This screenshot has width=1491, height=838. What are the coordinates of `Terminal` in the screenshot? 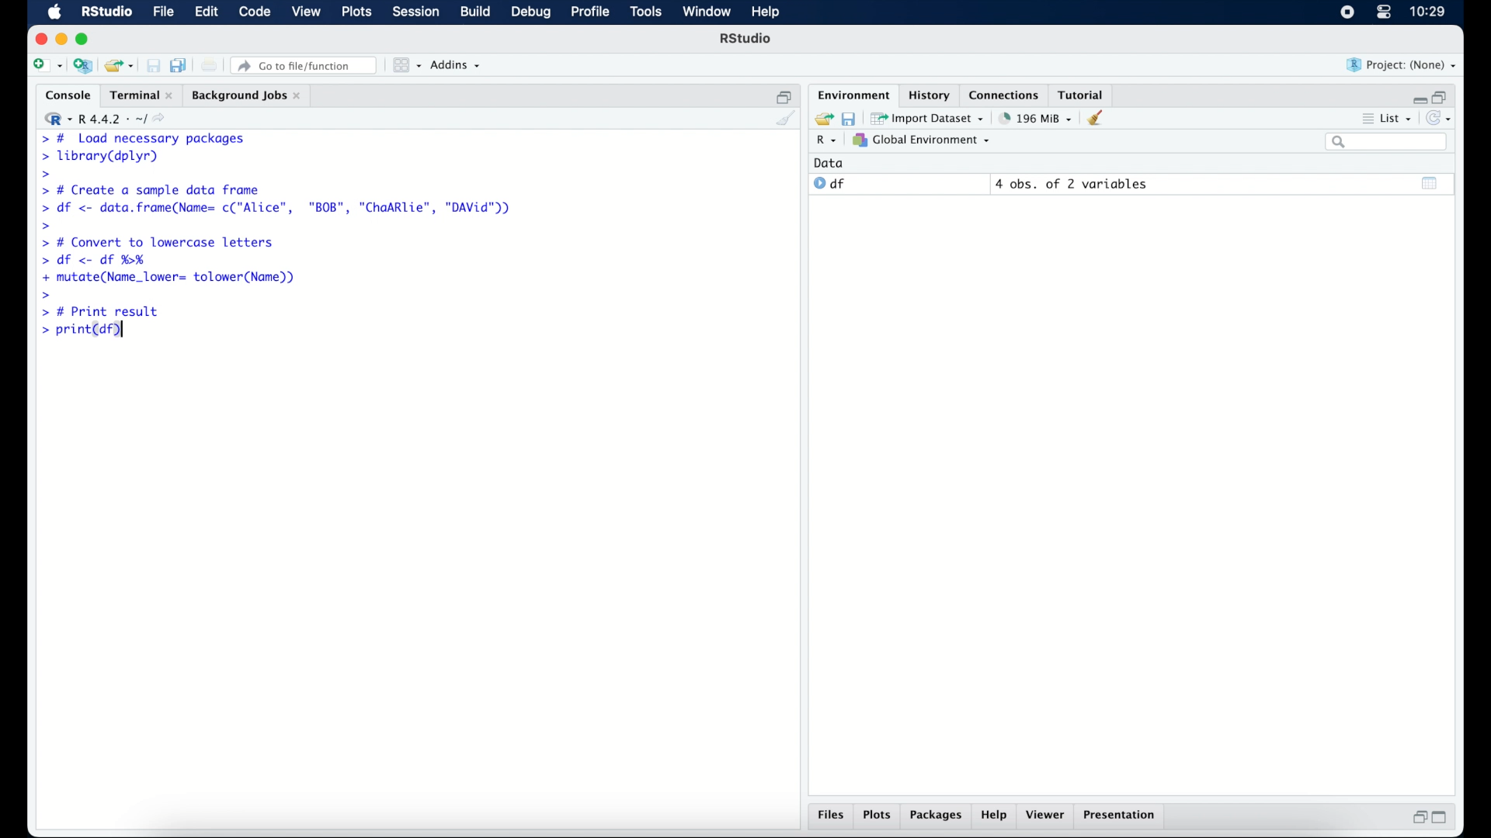 It's located at (137, 95).